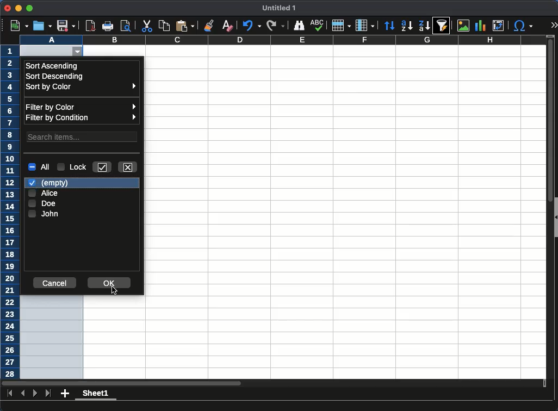  What do you see at coordinates (146, 26) in the screenshot?
I see `cut` at bounding box center [146, 26].